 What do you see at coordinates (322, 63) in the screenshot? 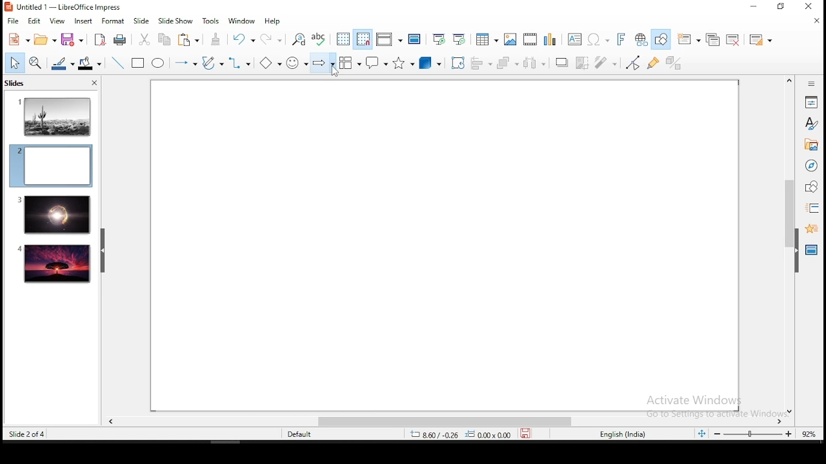
I see `block arrows` at bounding box center [322, 63].